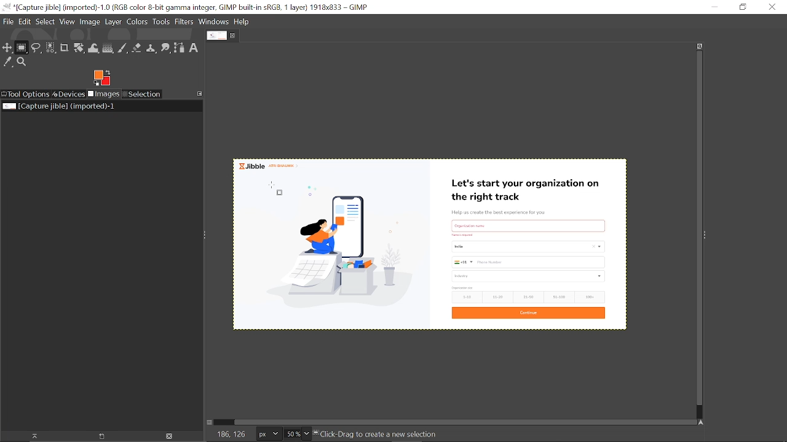 Image resolution: width=787 pixels, height=442 pixels. Describe the element at coordinates (68, 21) in the screenshot. I see `View` at that location.